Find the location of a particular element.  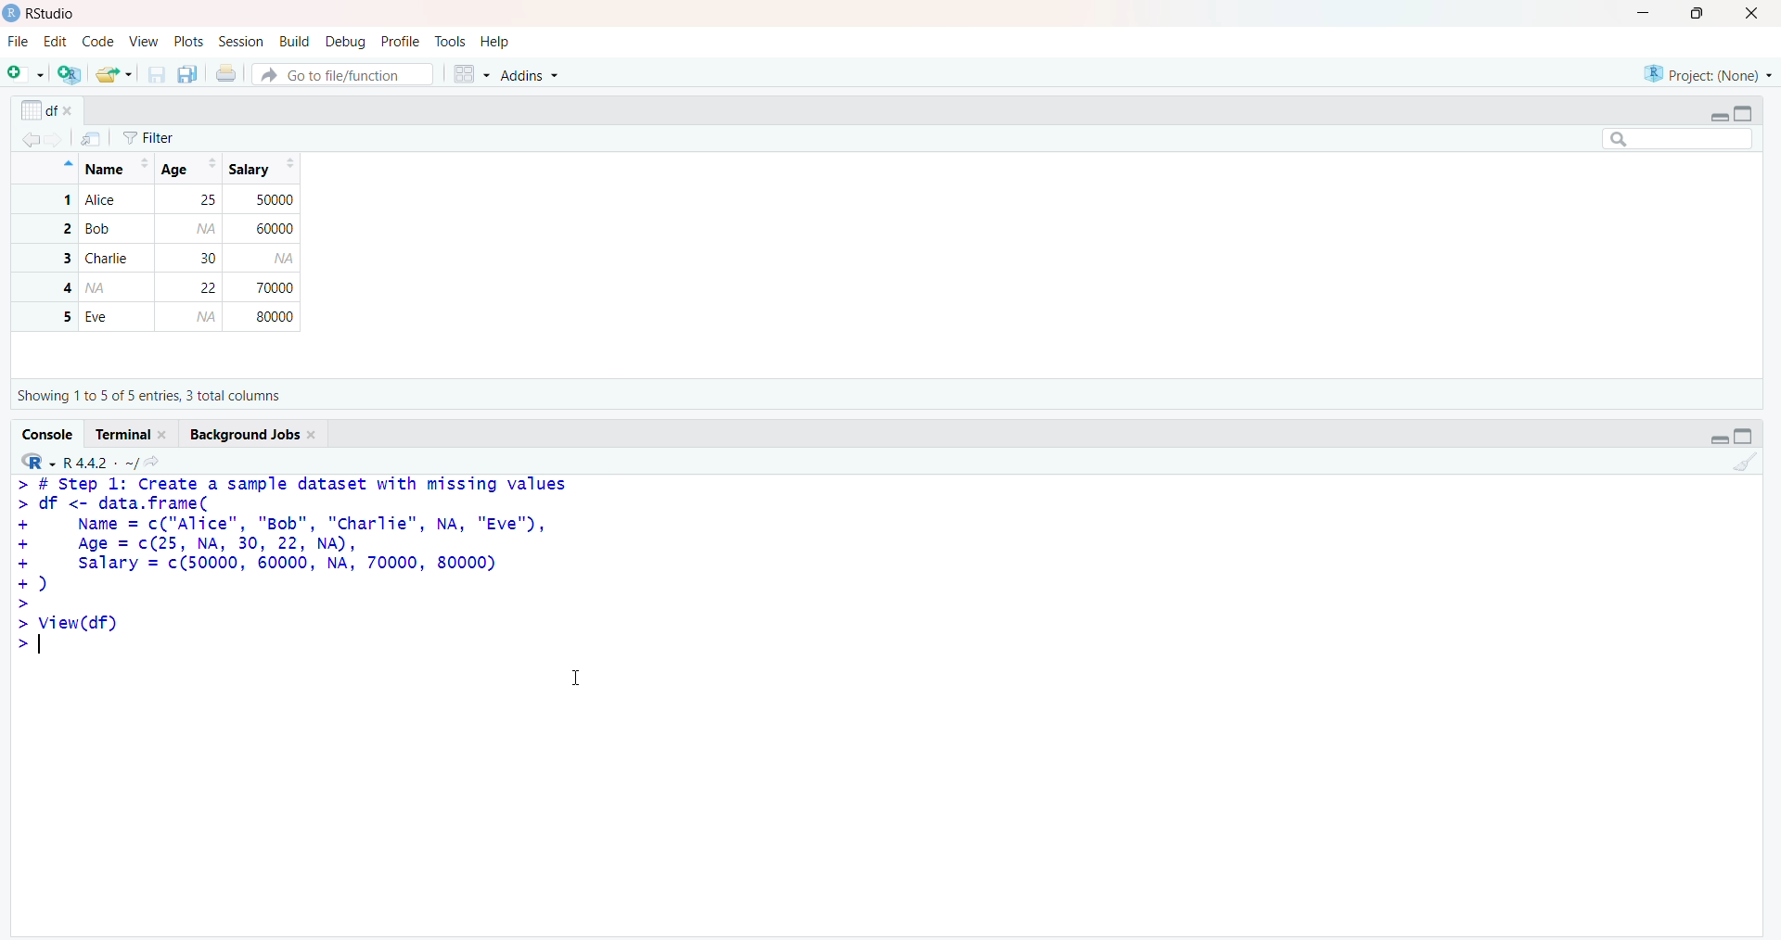

Text cursor is located at coordinates (581, 675).